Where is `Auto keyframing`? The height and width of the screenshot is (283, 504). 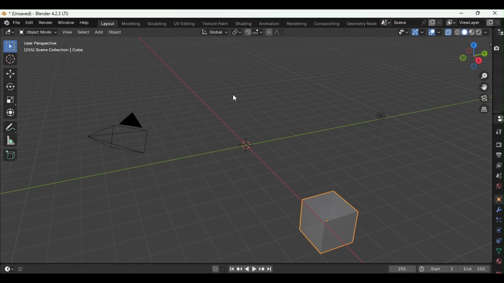
Auto keyframing is located at coordinates (223, 268).